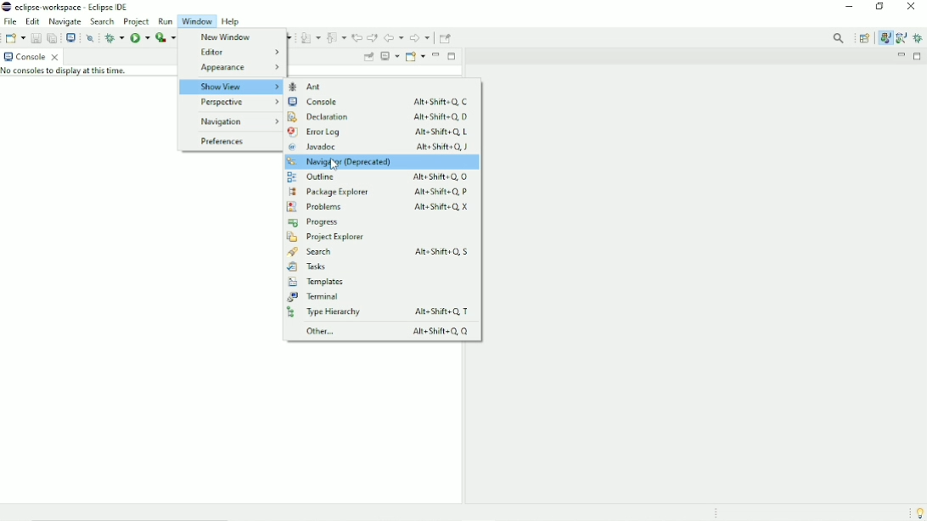 This screenshot has width=927, height=521. Describe the element at coordinates (912, 9) in the screenshot. I see `Close` at that location.